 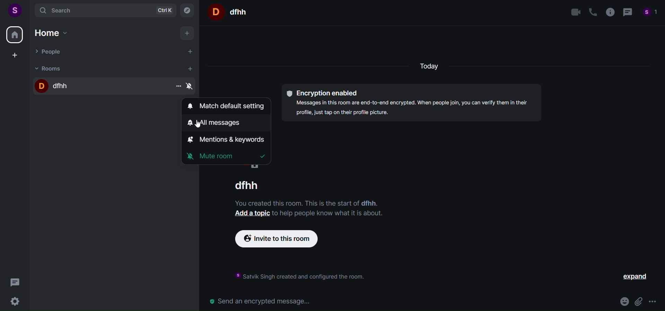 What do you see at coordinates (95, 86) in the screenshot?
I see `dfhh` at bounding box center [95, 86].